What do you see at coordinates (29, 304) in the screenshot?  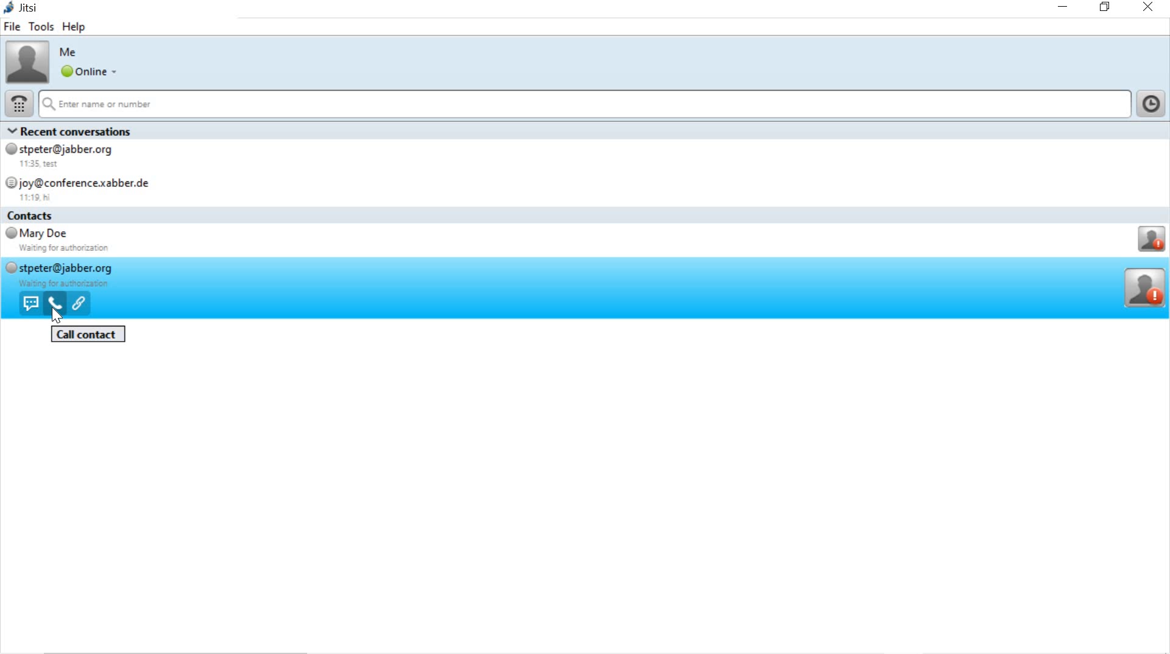 I see `send message` at bounding box center [29, 304].